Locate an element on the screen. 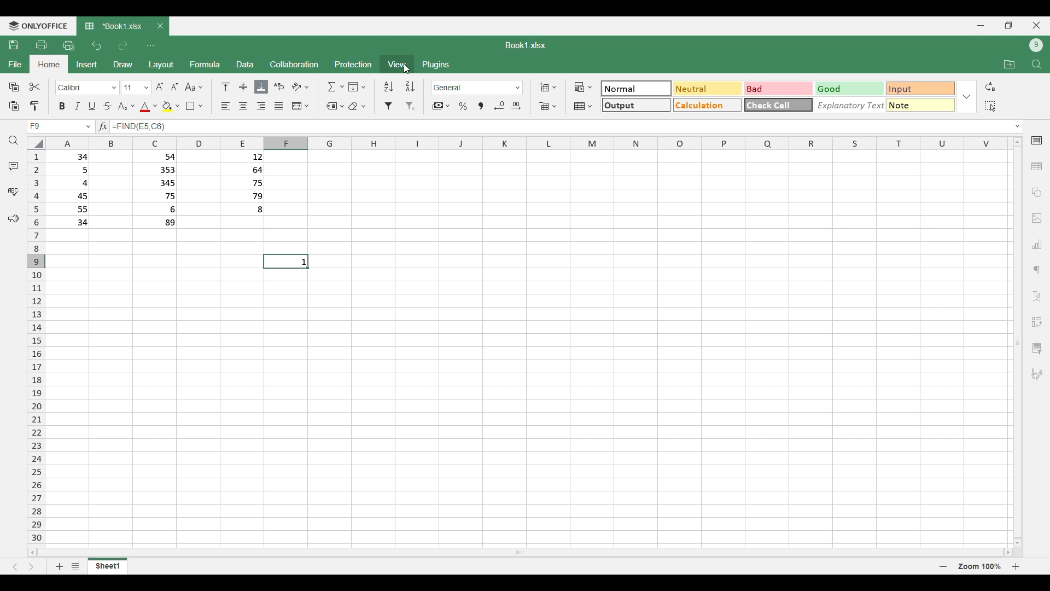  Print file is located at coordinates (42, 45).